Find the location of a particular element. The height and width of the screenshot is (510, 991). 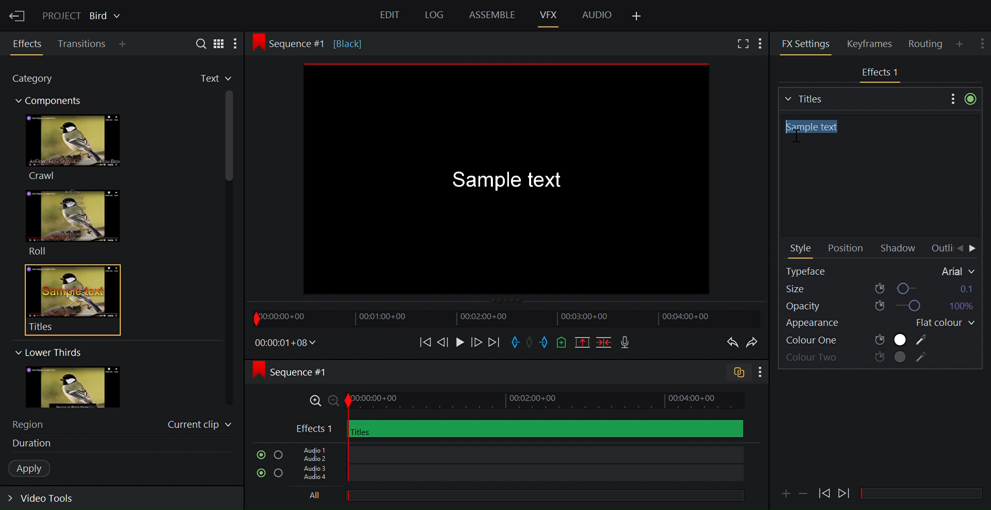

Move backward is located at coordinates (422, 342).